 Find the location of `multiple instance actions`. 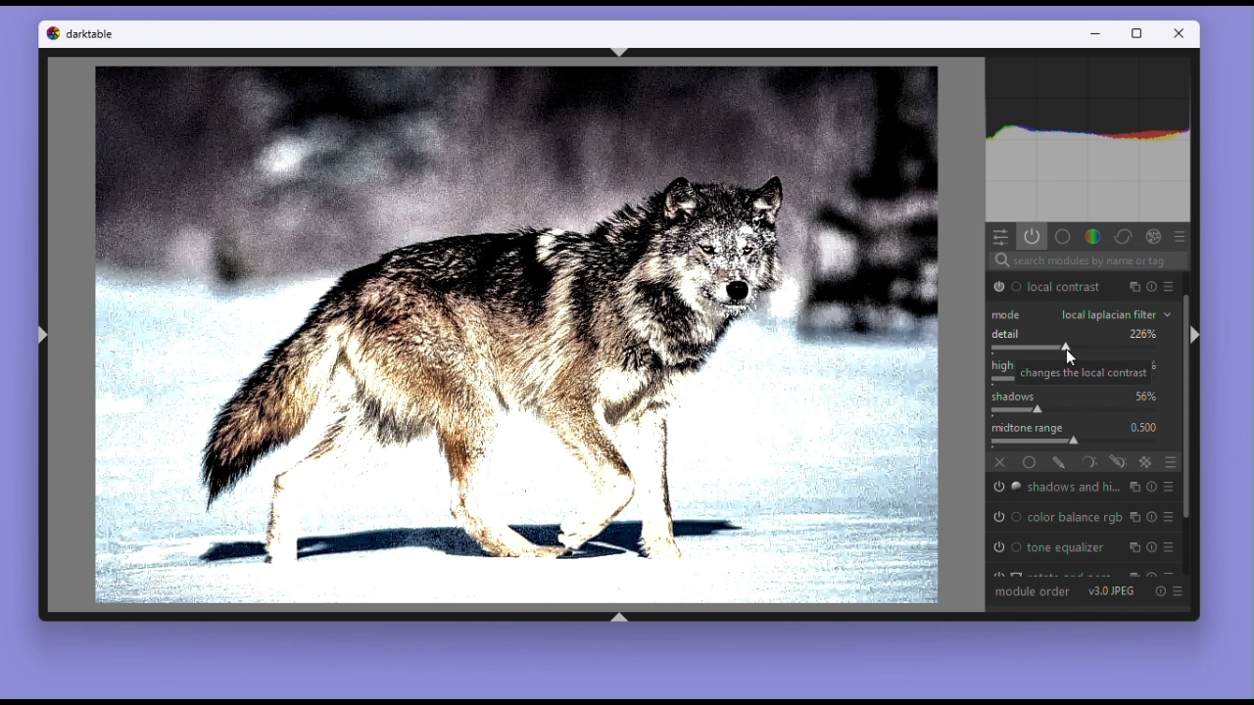

multiple instance actions is located at coordinates (1133, 548).